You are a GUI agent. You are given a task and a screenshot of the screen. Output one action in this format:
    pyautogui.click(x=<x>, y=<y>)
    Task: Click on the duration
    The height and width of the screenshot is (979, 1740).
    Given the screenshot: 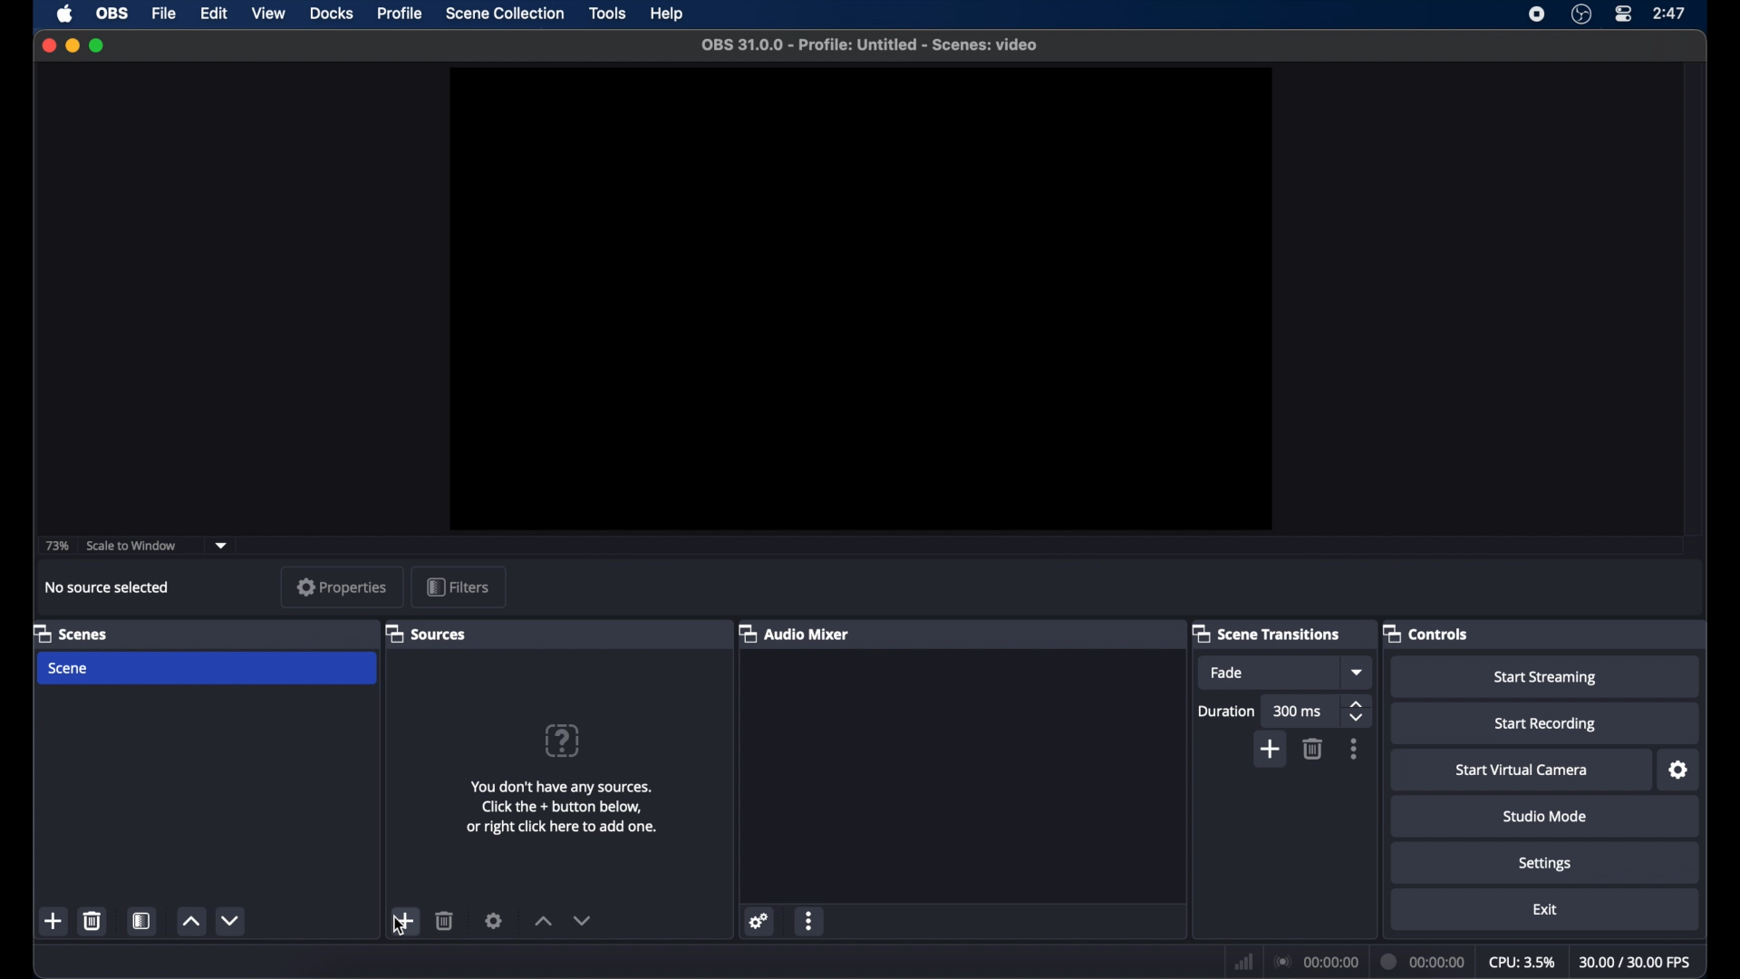 What is the action you would take?
    pyautogui.click(x=1225, y=711)
    